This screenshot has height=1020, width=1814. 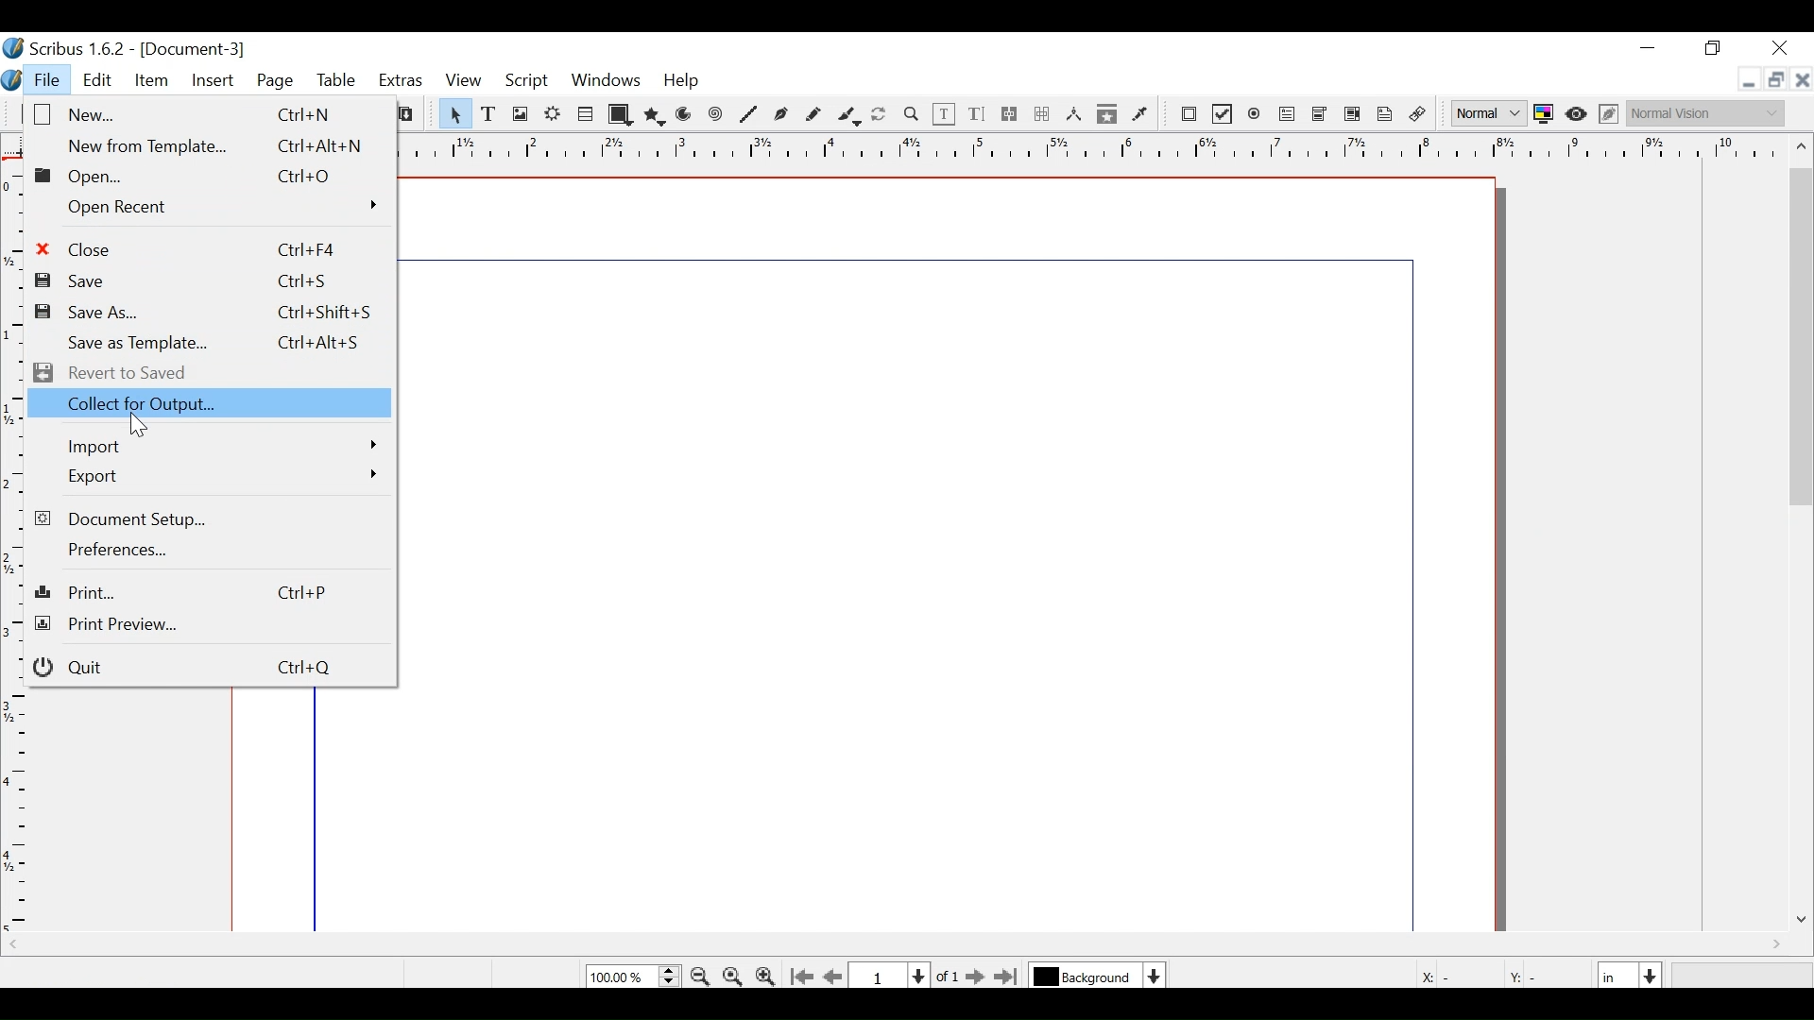 What do you see at coordinates (203, 625) in the screenshot?
I see `Print Preview` at bounding box center [203, 625].